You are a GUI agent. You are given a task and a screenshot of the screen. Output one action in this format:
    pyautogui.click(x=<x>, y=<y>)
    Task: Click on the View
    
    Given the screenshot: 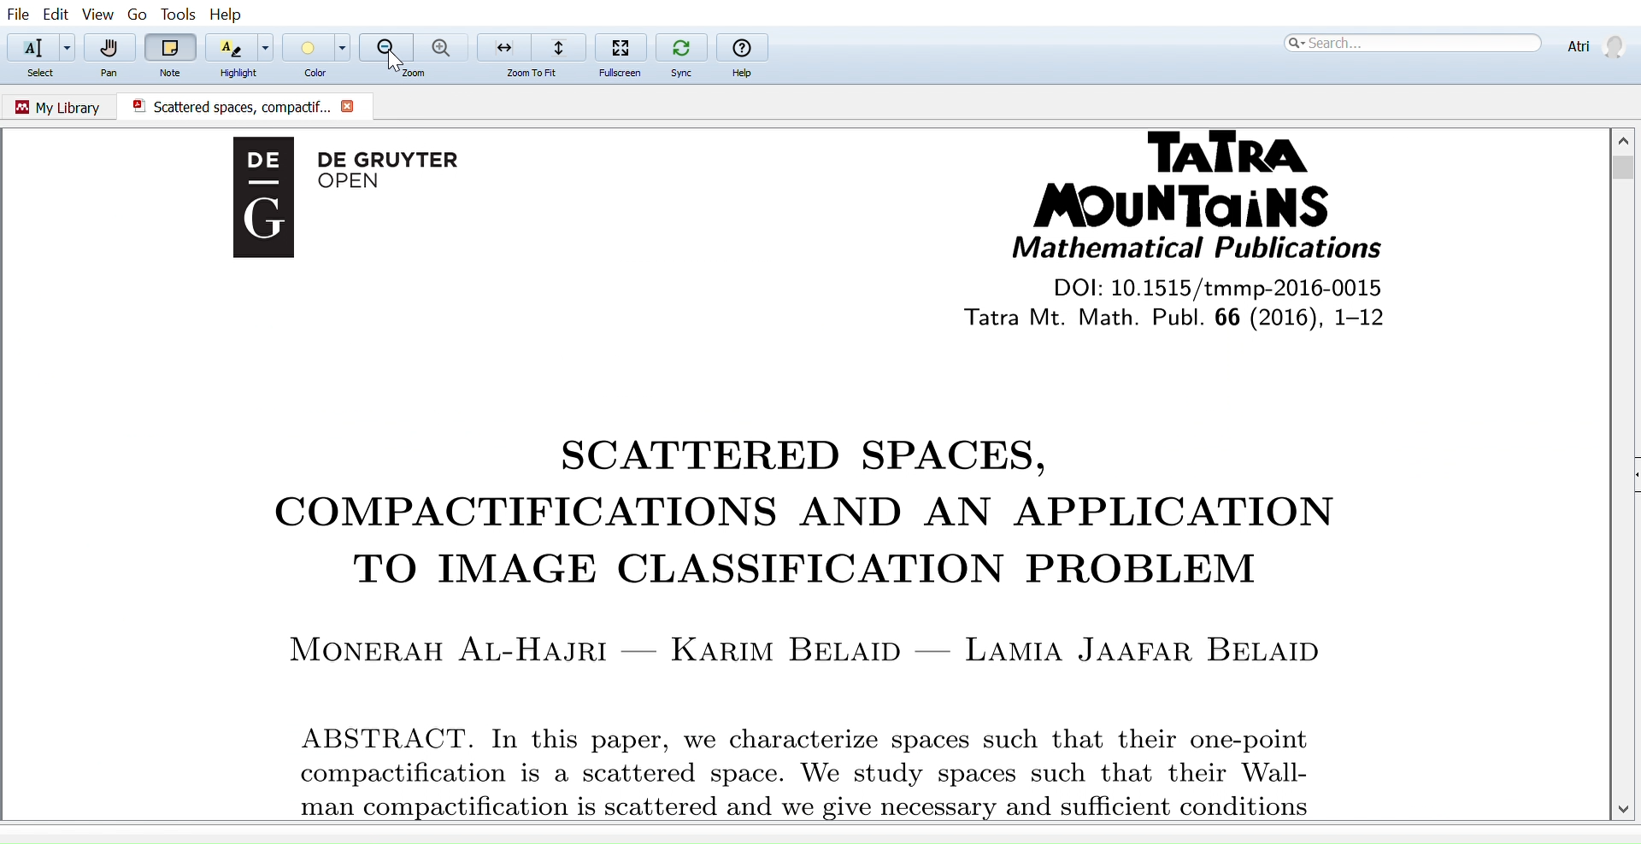 What is the action you would take?
    pyautogui.click(x=99, y=15)
    